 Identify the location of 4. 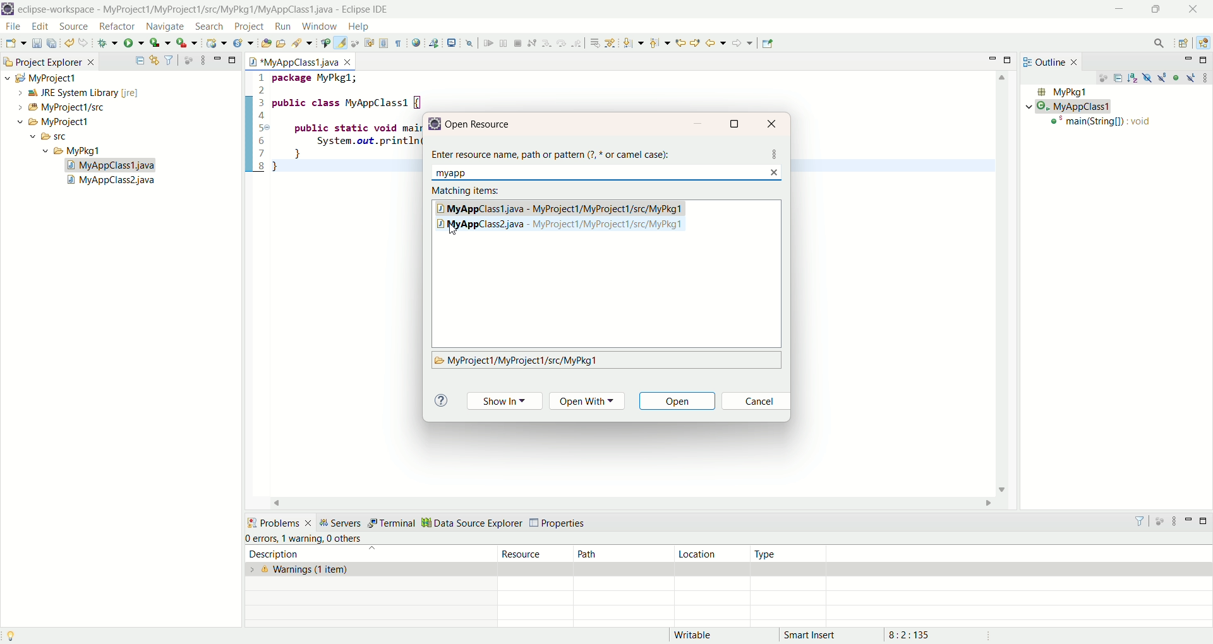
(264, 117).